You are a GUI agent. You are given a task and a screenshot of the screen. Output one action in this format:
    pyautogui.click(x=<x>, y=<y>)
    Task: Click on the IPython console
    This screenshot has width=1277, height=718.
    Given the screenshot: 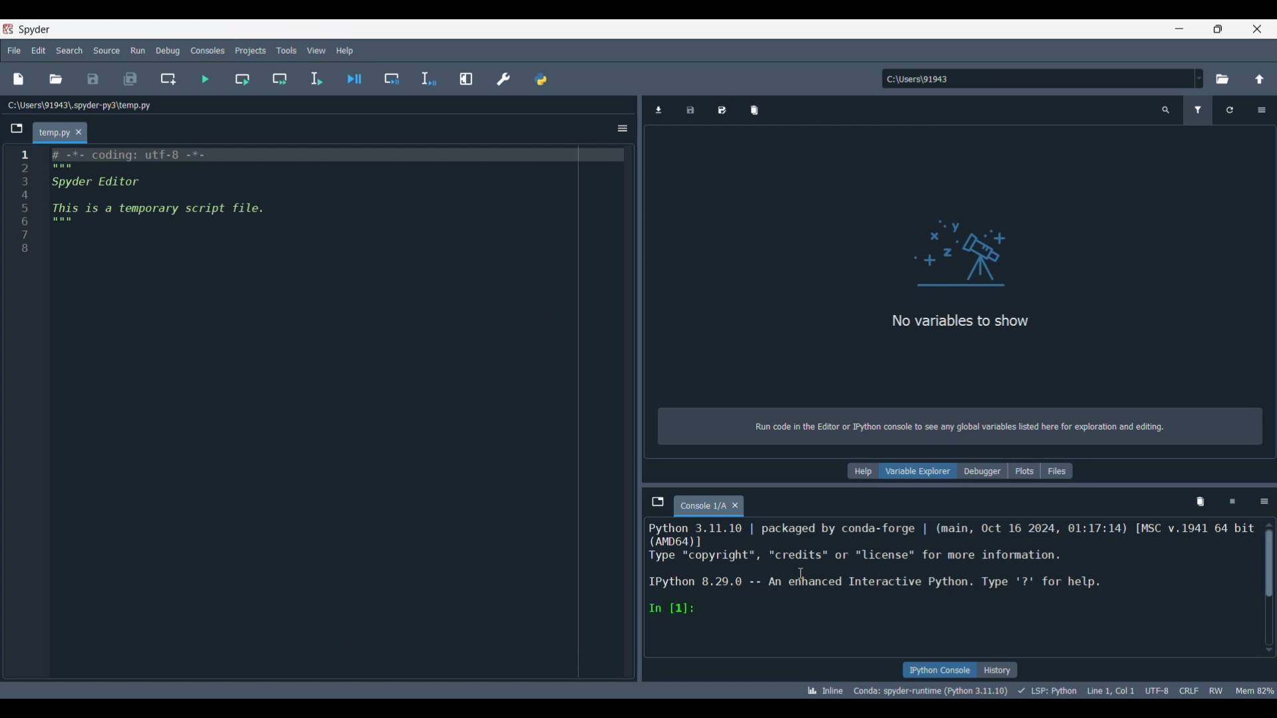 What is the action you would take?
    pyautogui.click(x=940, y=670)
    